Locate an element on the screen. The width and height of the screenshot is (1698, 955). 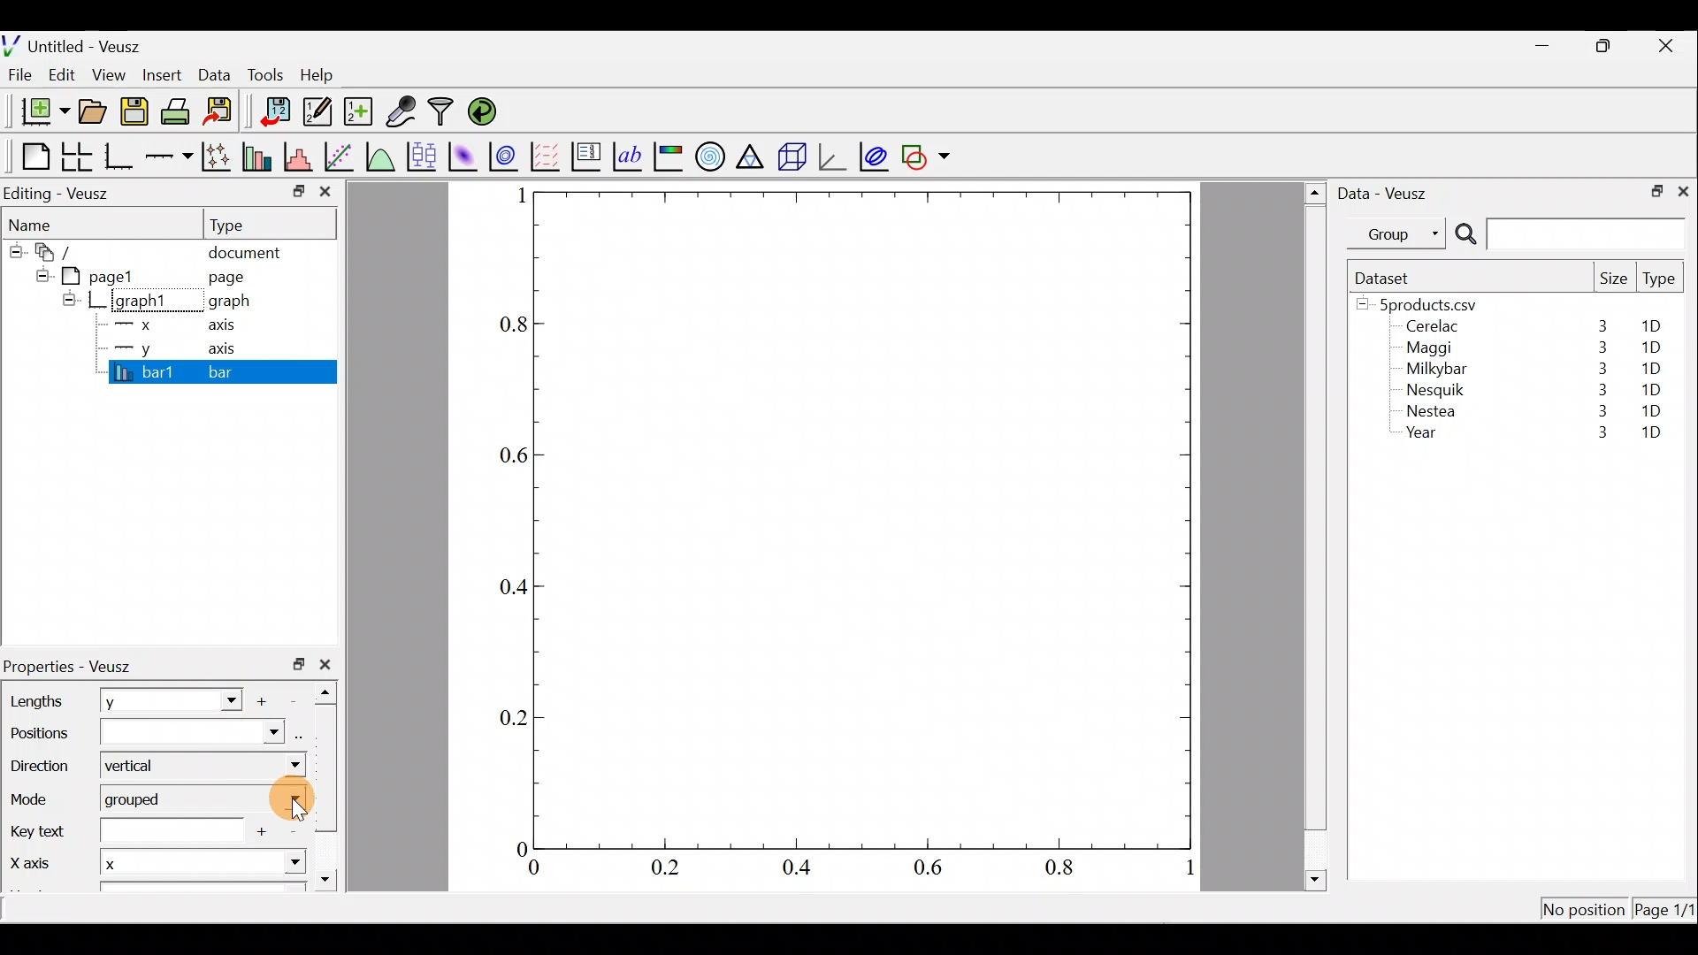
Positions is located at coordinates (144, 736).